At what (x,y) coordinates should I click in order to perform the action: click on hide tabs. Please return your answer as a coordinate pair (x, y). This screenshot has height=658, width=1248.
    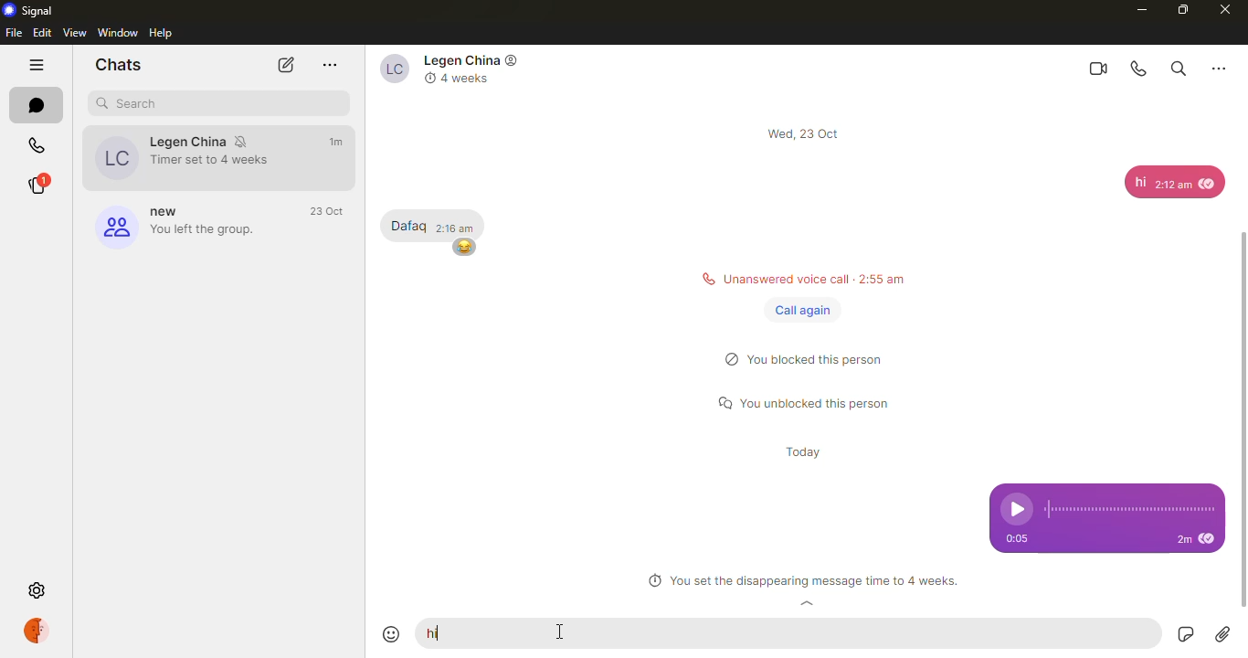
    Looking at the image, I should click on (37, 67).